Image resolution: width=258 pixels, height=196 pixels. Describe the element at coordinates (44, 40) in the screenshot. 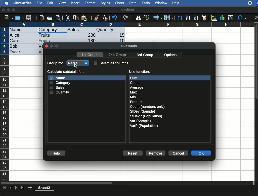

I see `Fruits` at that location.